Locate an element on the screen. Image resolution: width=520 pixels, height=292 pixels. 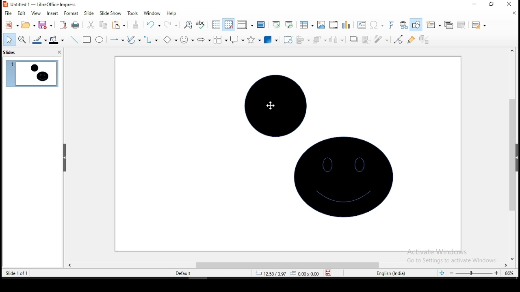
text box is located at coordinates (362, 24).